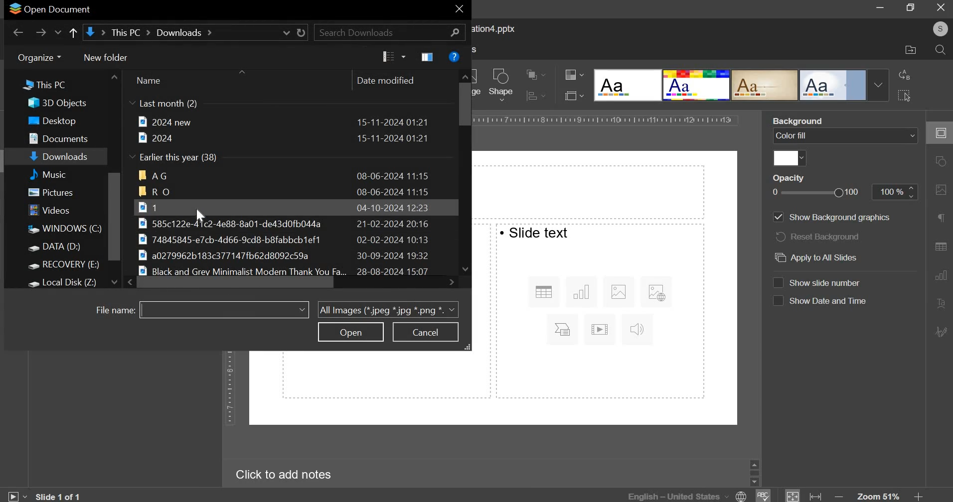 The height and width of the screenshot is (502, 953). Describe the element at coordinates (70, 281) in the screenshot. I see `z drive` at that location.